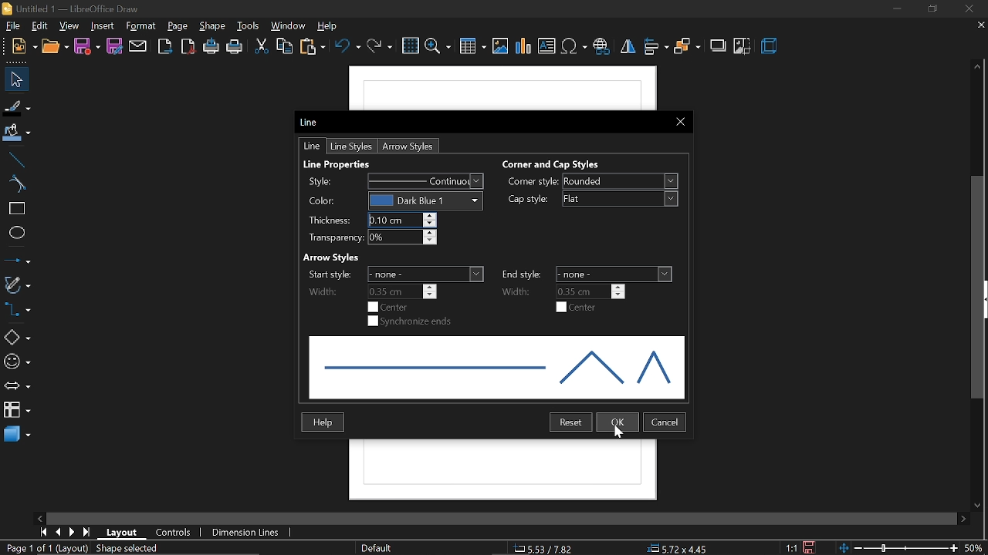 The width and height of the screenshot is (988, 555). Describe the element at coordinates (655, 47) in the screenshot. I see `align` at that location.